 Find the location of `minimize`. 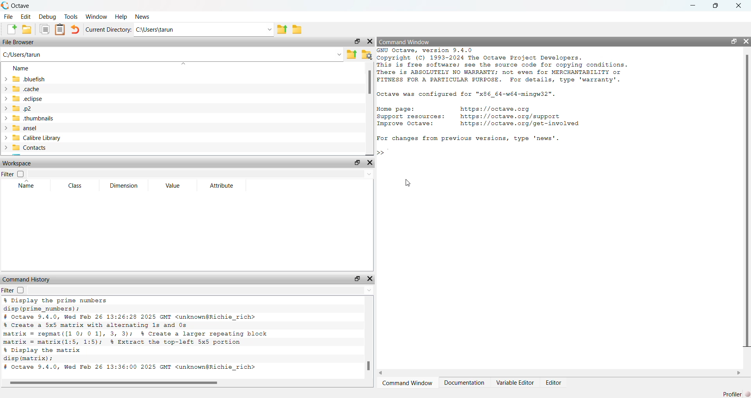

minimize is located at coordinates (694, 6).